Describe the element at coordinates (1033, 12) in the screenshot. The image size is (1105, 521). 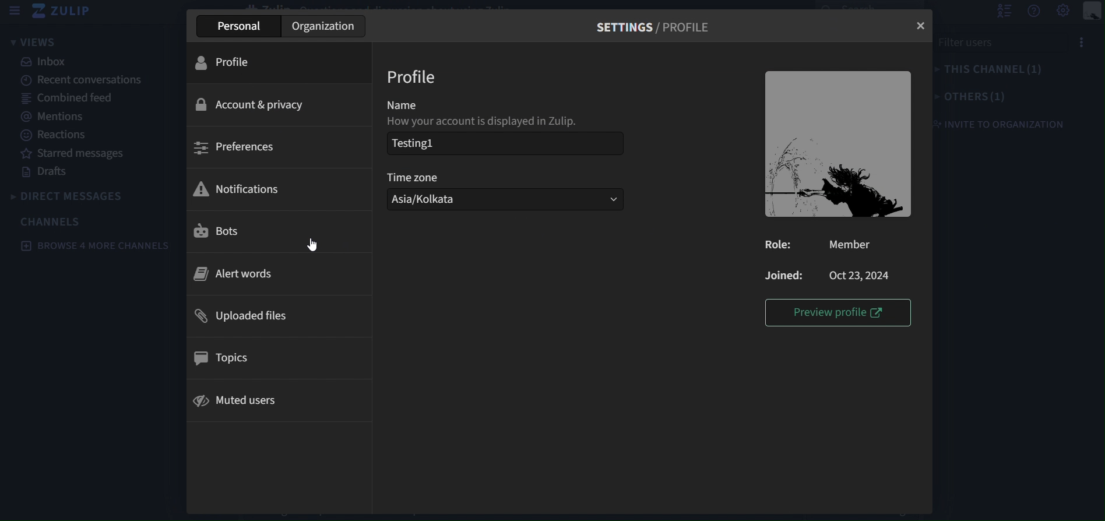
I see `get help` at that location.